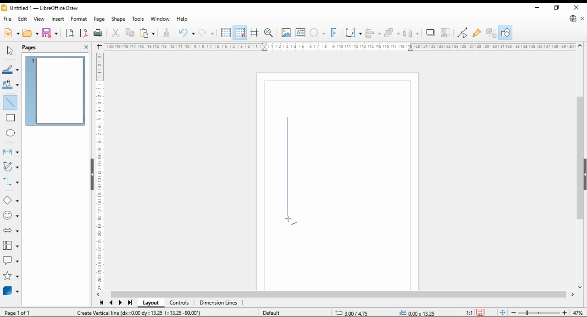 This screenshot has width=587, height=317. Describe the element at coordinates (502, 311) in the screenshot. I see `fit document to window` at that location.